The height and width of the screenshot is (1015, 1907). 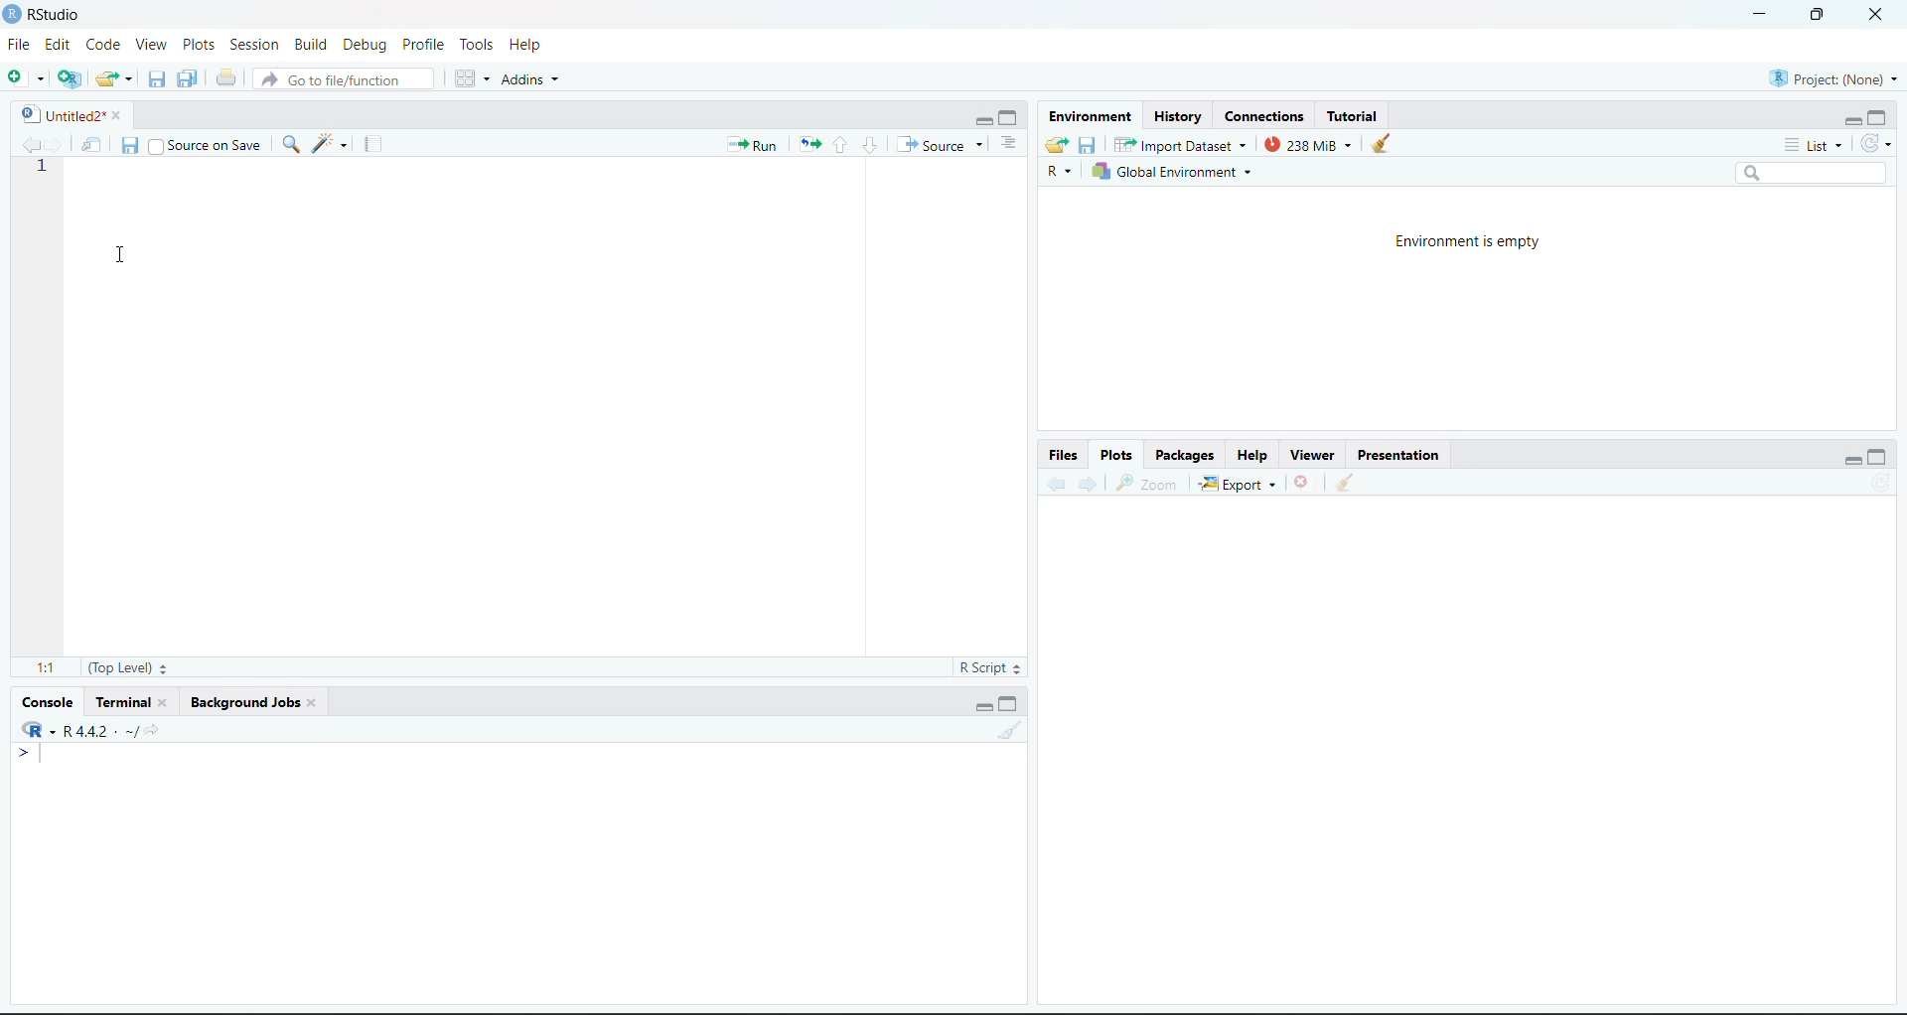 I want to click on down, so click(x=869, y=145).